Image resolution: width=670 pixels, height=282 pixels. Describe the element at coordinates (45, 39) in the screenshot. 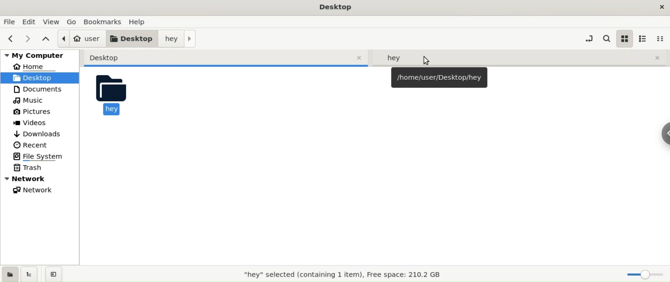

I see `parent folder` at that location.